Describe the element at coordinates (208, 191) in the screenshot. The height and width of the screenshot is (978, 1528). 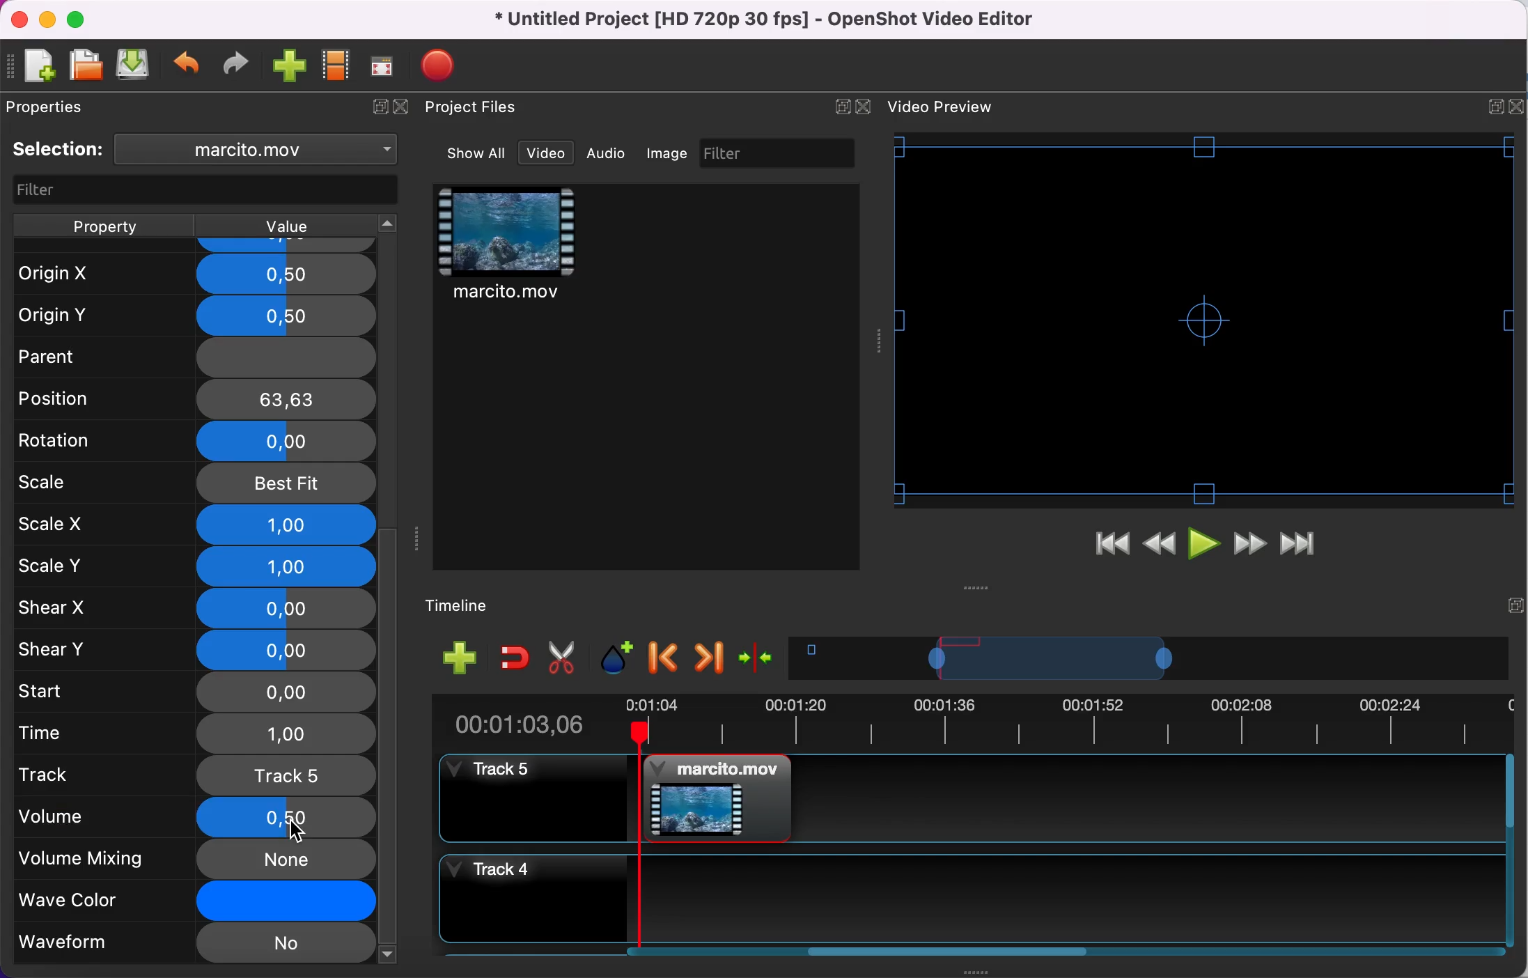
I see `filter` at that location.